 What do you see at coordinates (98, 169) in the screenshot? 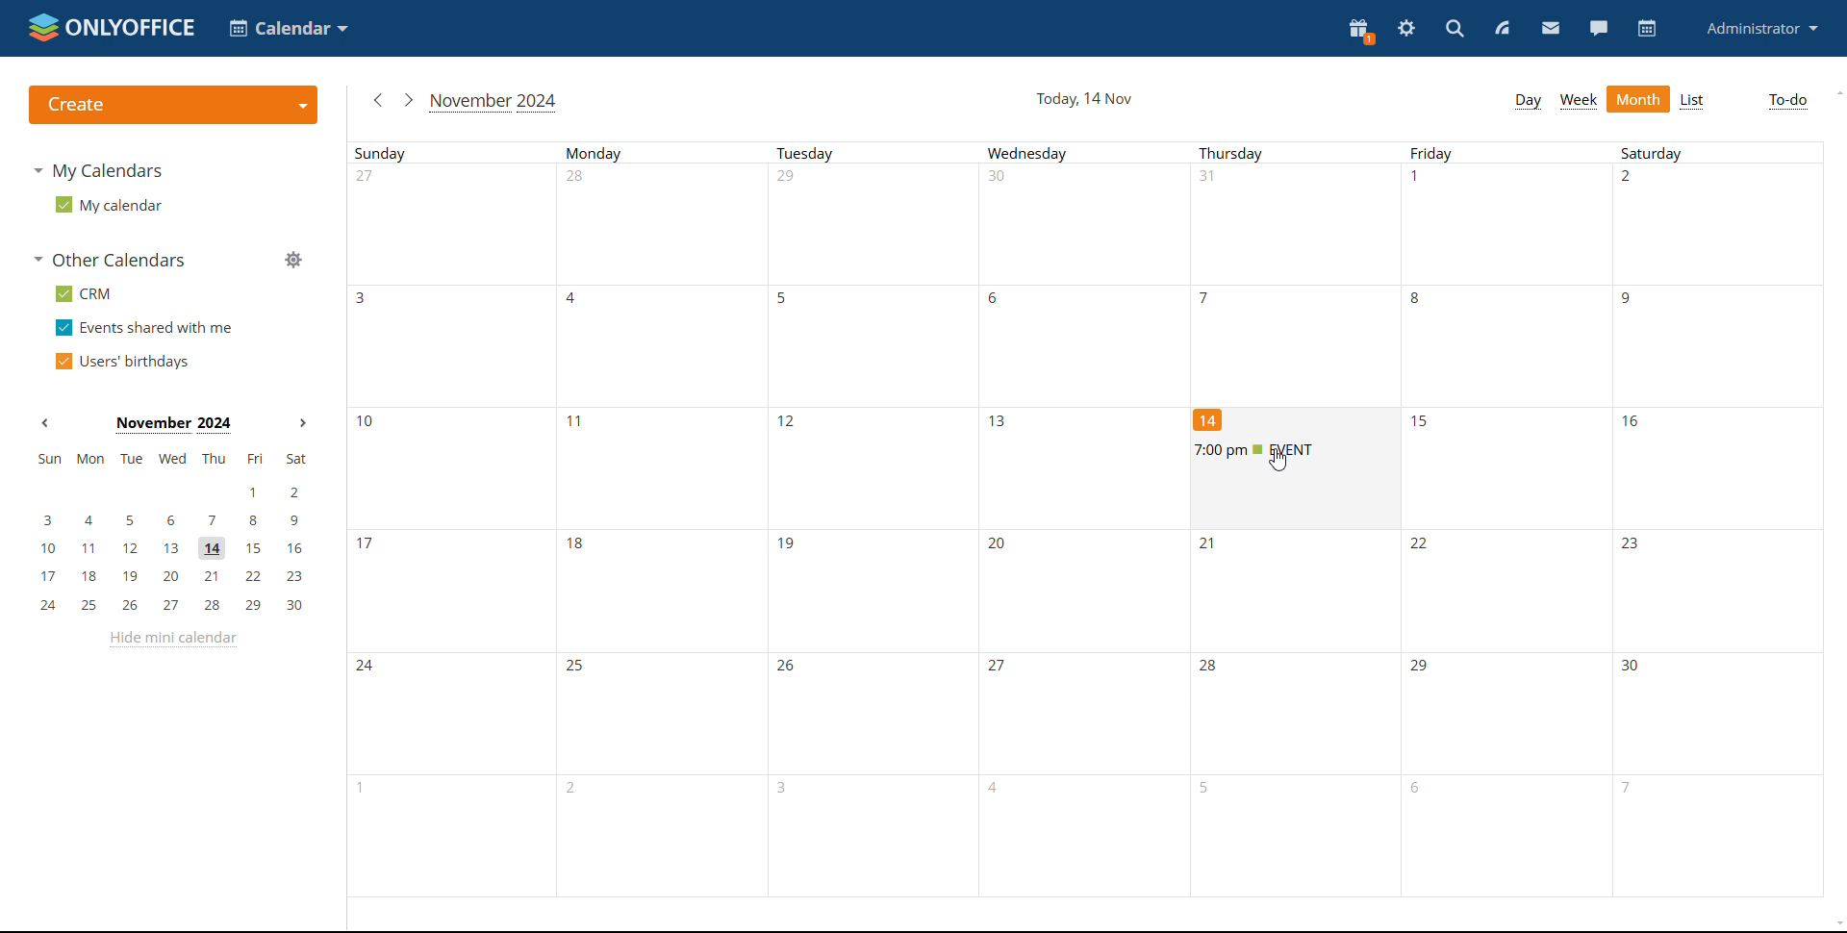
I see `my calendars` at bounding box center [98, 169].